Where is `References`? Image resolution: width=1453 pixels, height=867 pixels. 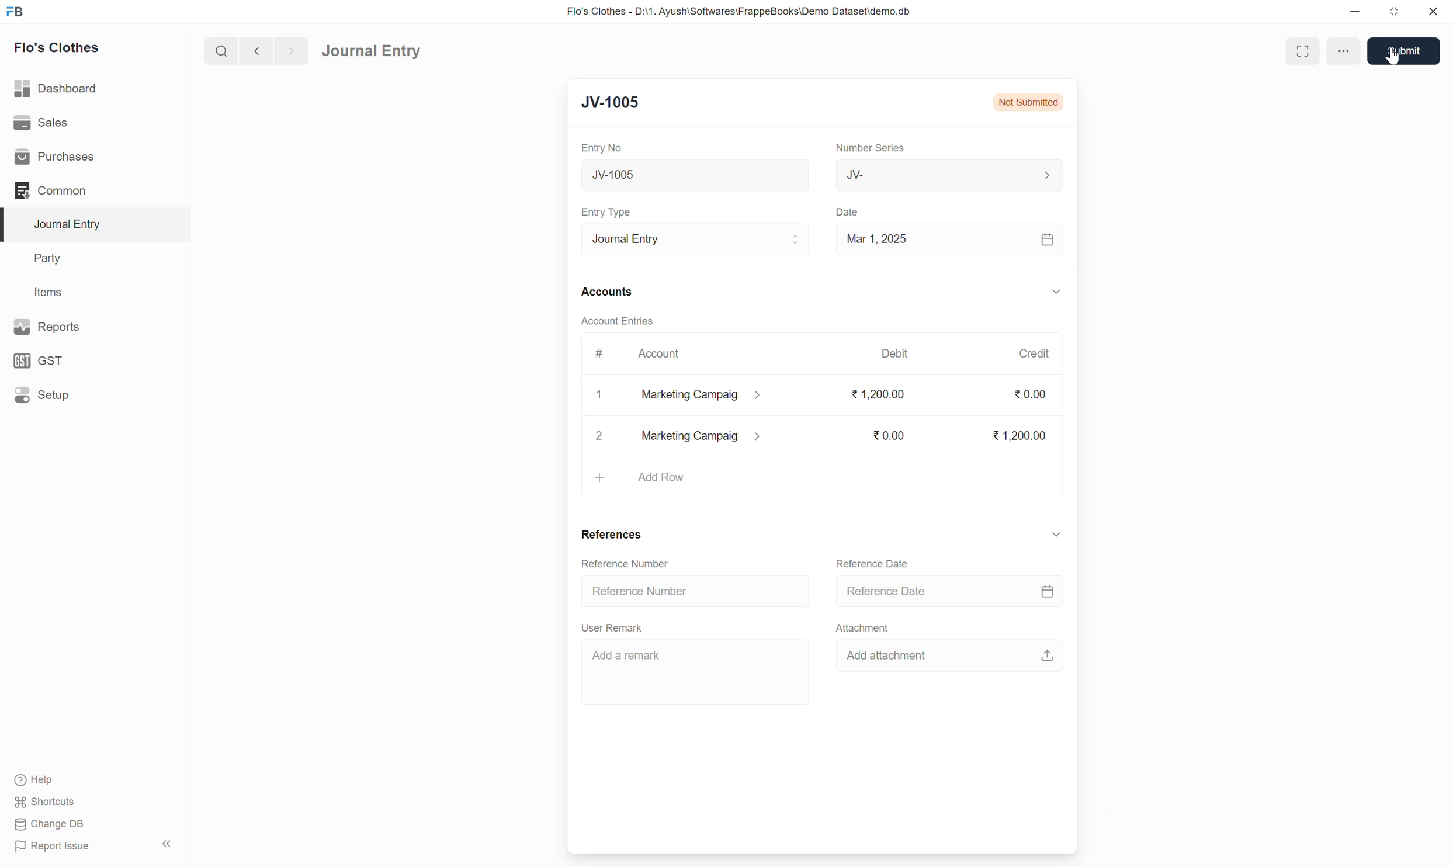
References is located at coordinates (614, 536).